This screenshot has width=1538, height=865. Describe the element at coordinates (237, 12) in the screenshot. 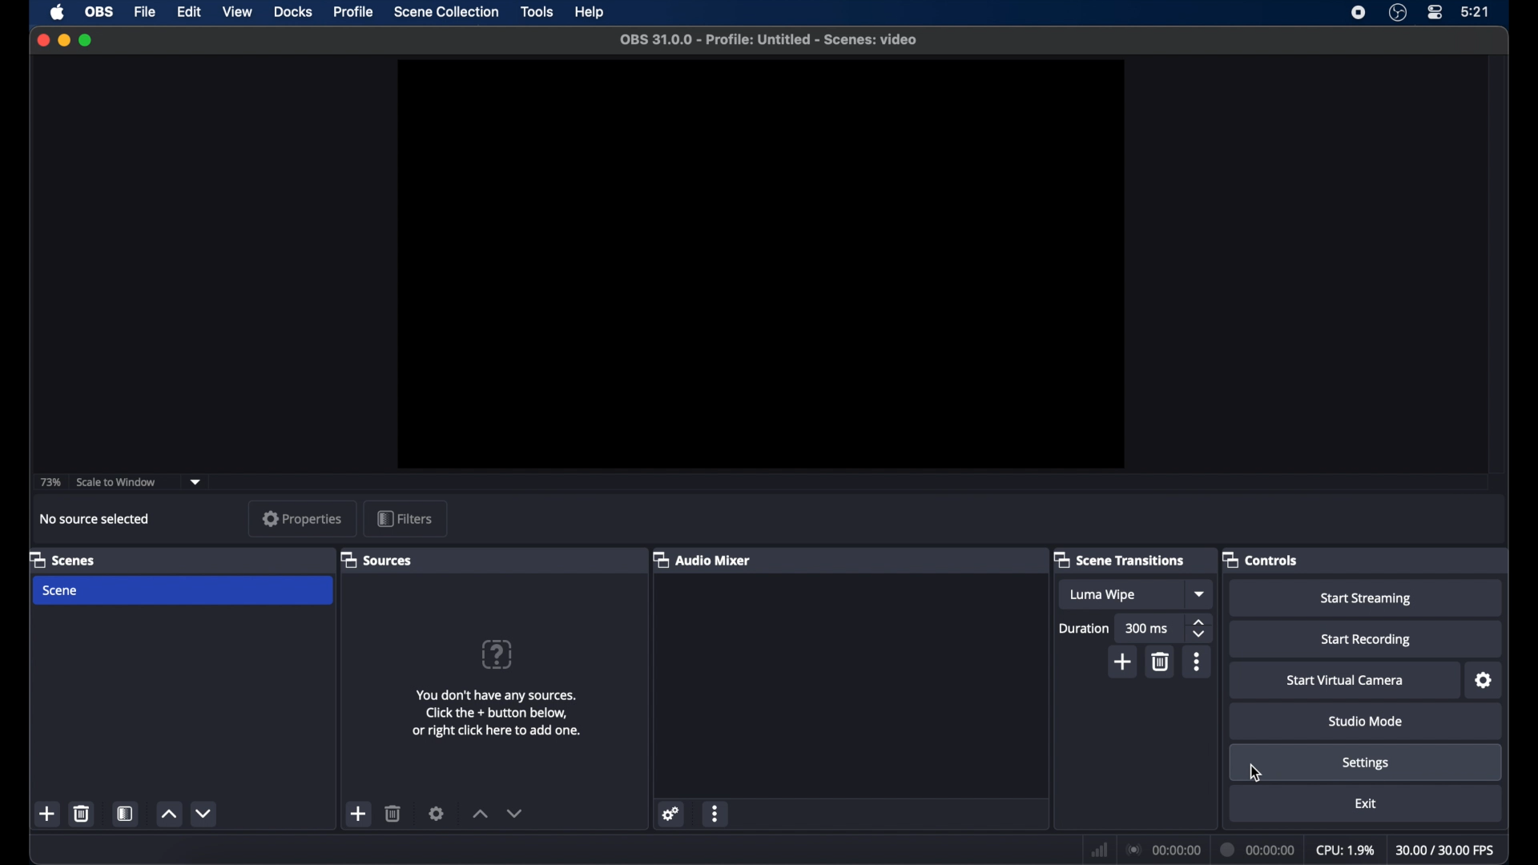

I see `view` at that location.